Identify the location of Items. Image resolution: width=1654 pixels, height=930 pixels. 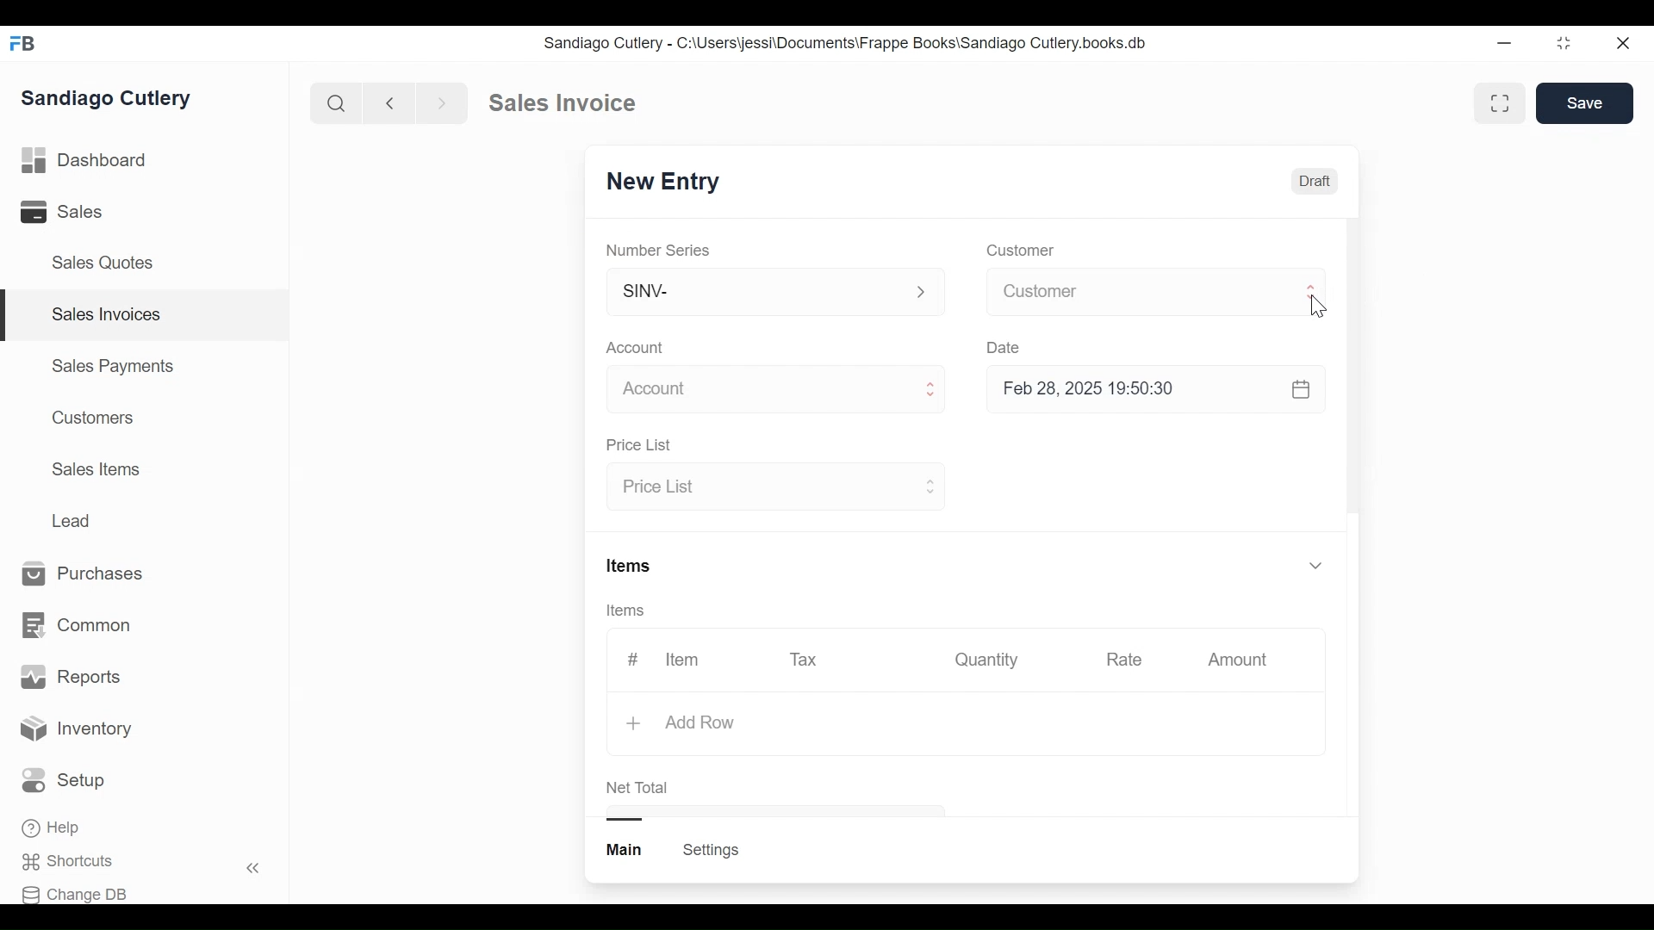
(627, 611).